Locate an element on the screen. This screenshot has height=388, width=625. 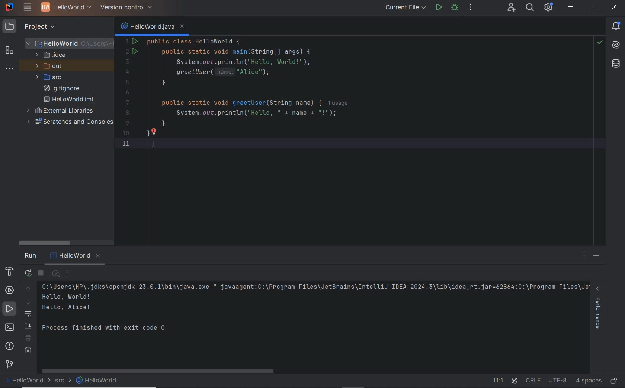
11.1(go to line) is located at coordinates (498, 381).